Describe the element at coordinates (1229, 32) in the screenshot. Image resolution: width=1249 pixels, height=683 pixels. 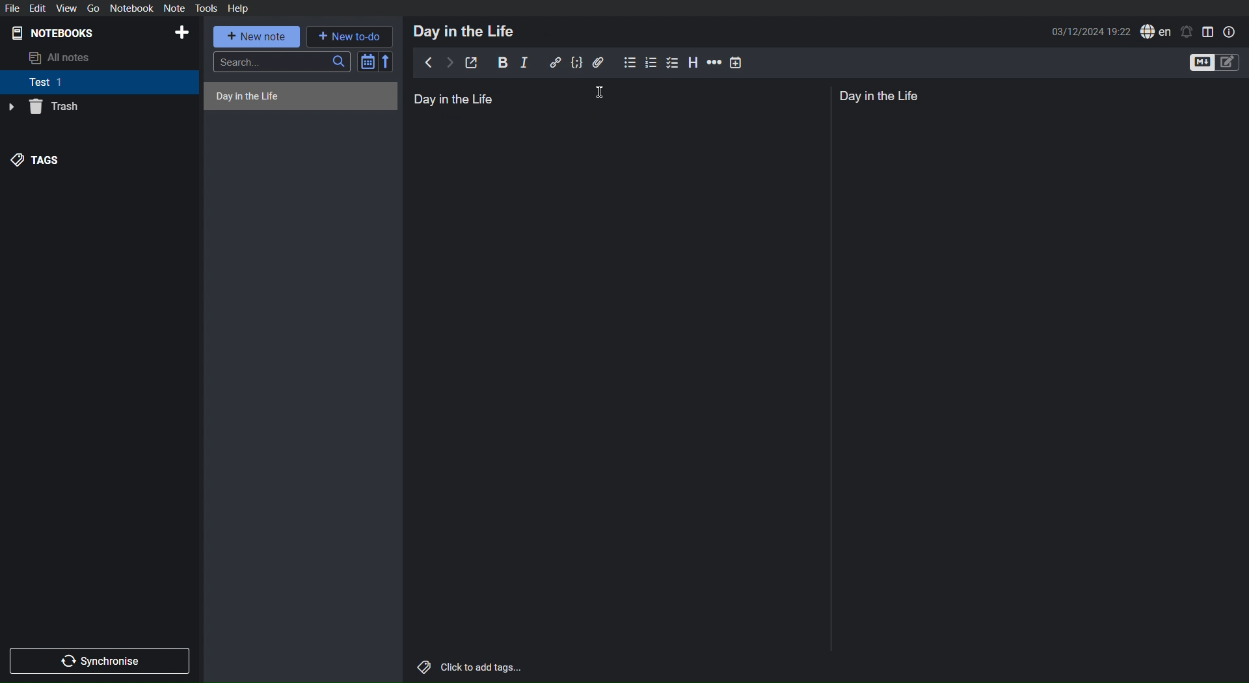
I see `Note Properties` at that location.